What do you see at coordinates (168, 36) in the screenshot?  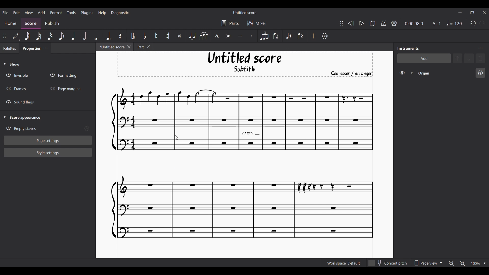 I see `Toggle sharp` at bounding box center [168, 36].